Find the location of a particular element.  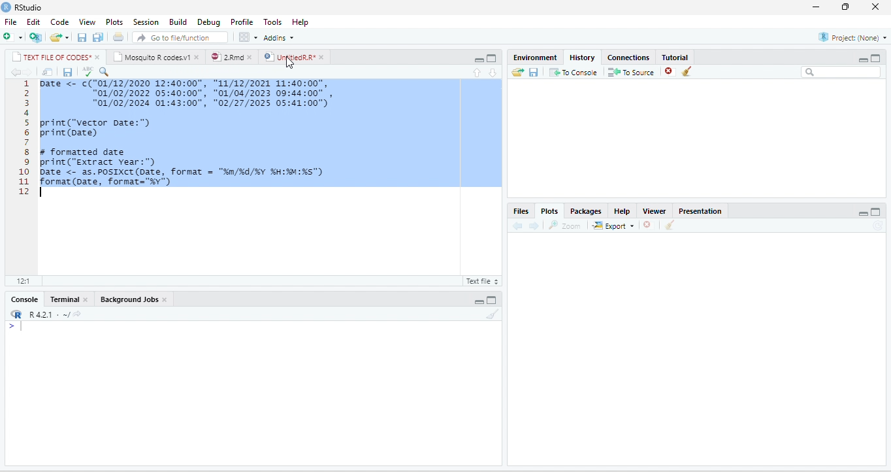

print(“vector Date:")print (Date) is located at coordinates (95, 128).